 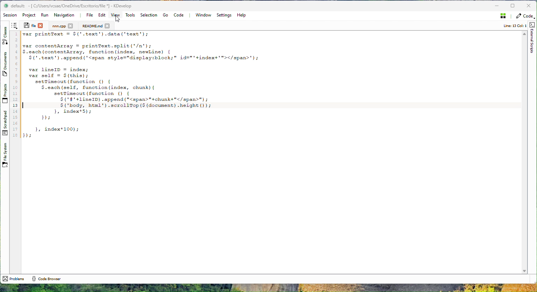 I want to click on cursor, so click(x=118, y=19).